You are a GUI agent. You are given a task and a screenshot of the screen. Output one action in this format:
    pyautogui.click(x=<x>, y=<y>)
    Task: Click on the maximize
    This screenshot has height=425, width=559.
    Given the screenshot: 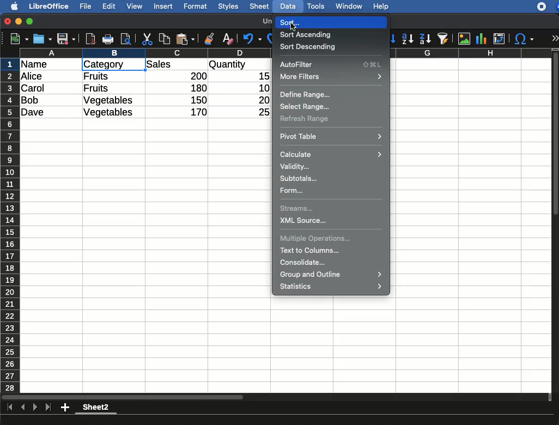 What is the action you would take?
    pyautogui.click(x=31, y=22)
    